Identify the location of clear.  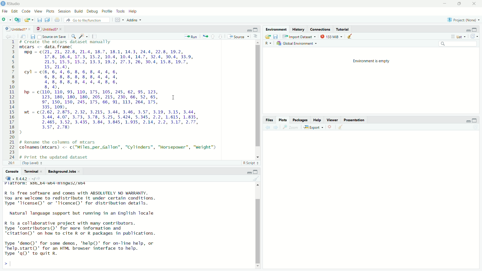
(341, 128).